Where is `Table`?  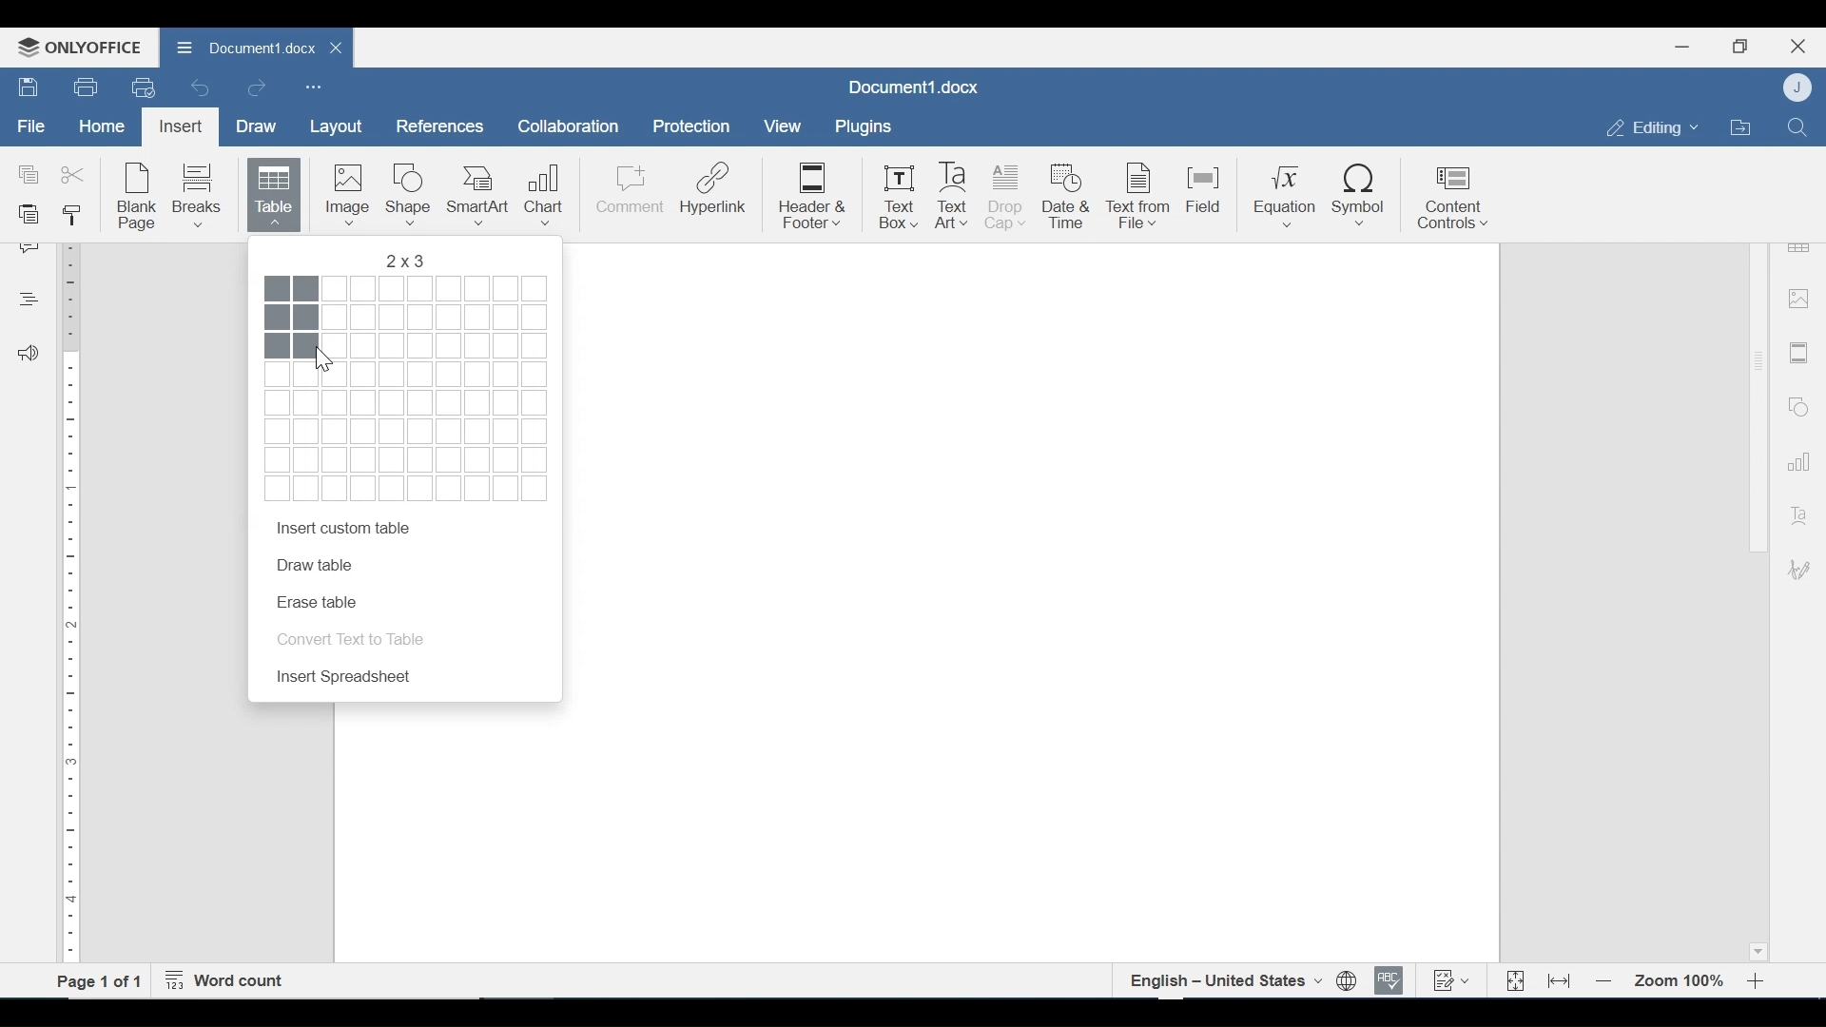 Table is located at coordinates (277, 195).